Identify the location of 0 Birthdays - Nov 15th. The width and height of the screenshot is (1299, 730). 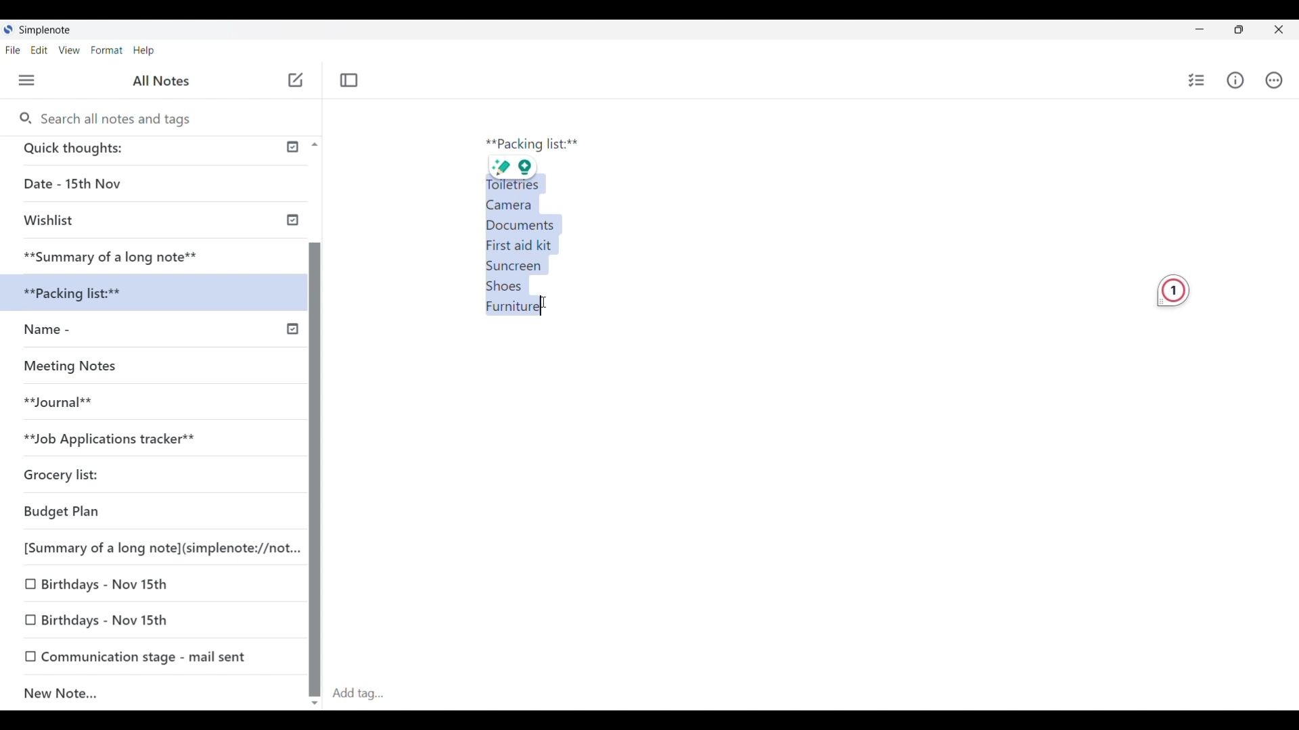
(110, 619).